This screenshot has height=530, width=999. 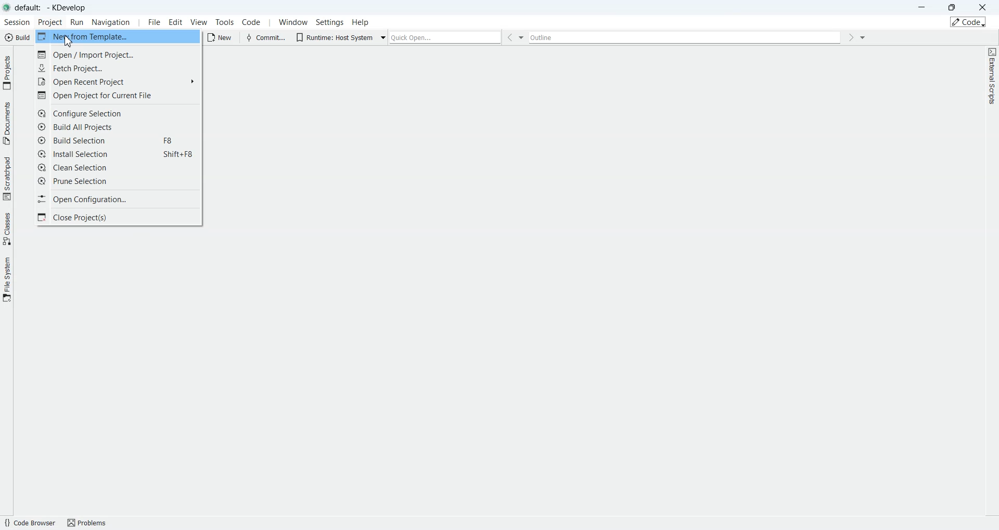 I want to click on Problems, so click(x=91, y=522).